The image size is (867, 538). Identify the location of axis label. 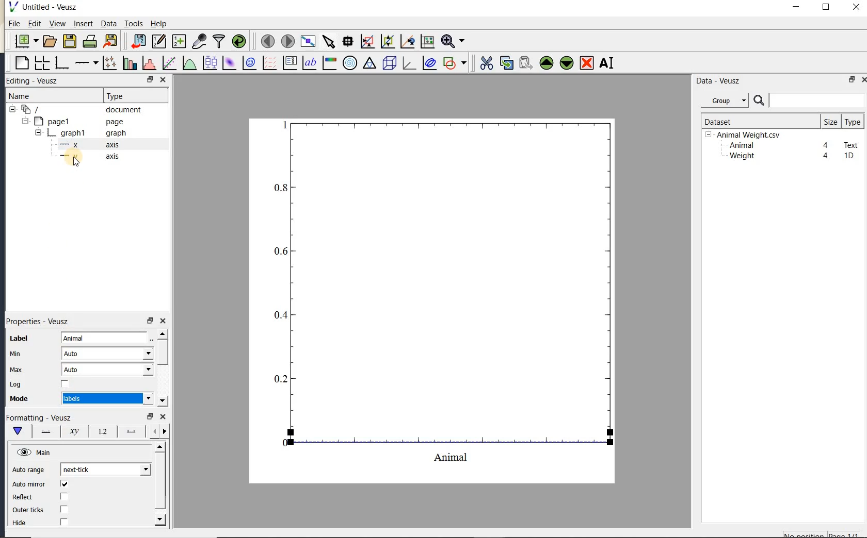
(72, 431).